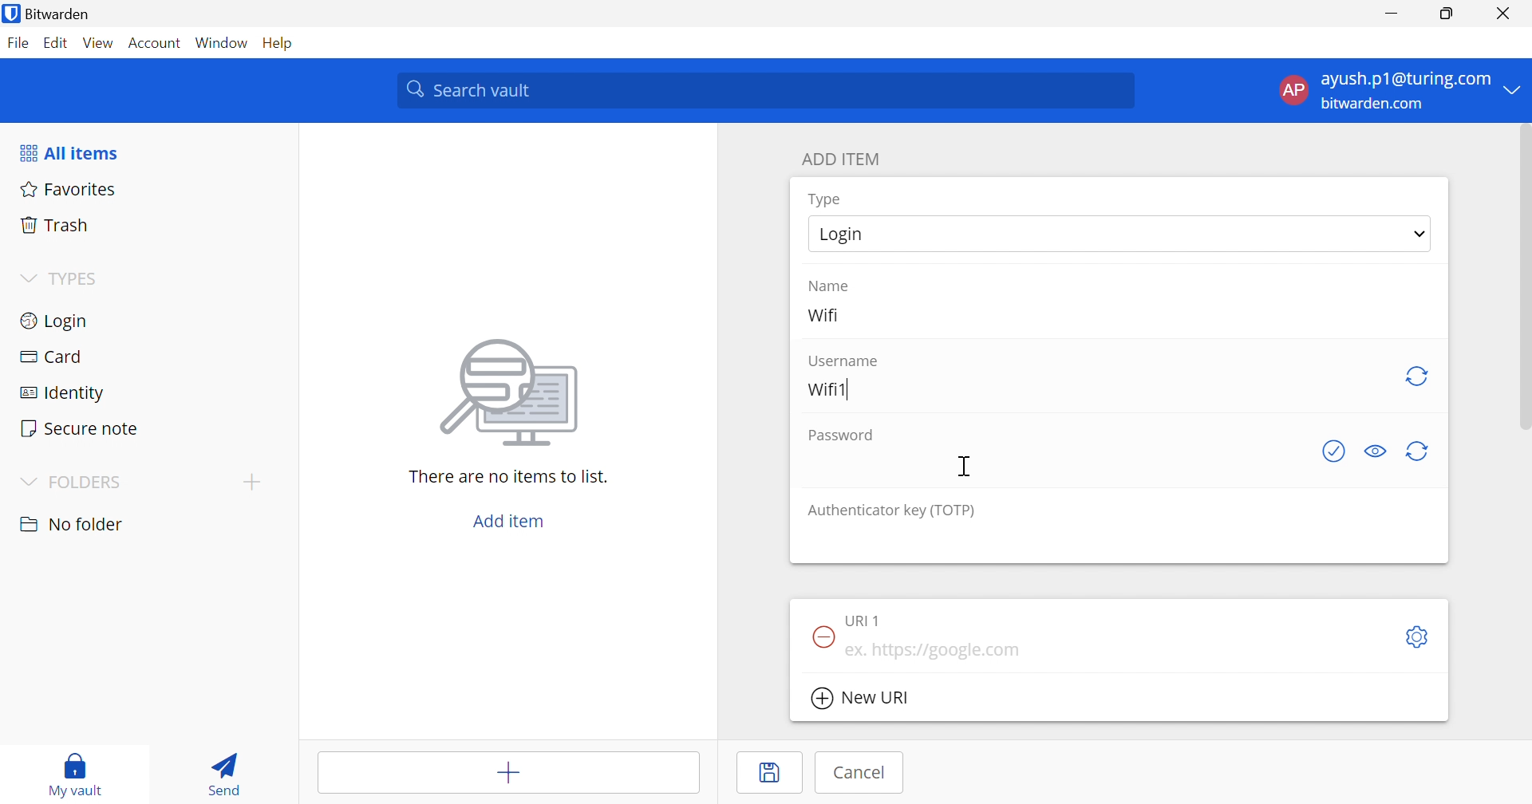 Image resolution: width=1532 pixels, height=804 pixels. What do you see at coordinates (1506, 14) in the screenshot?
I see `Close` at bounding box center [1506, 14].